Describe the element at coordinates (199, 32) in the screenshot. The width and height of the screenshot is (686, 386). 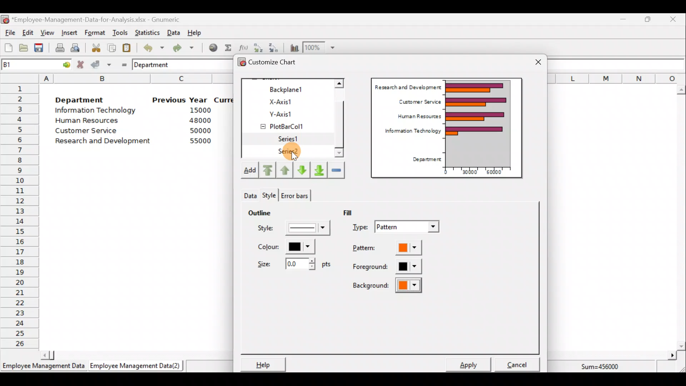
I see `Help` at that location.